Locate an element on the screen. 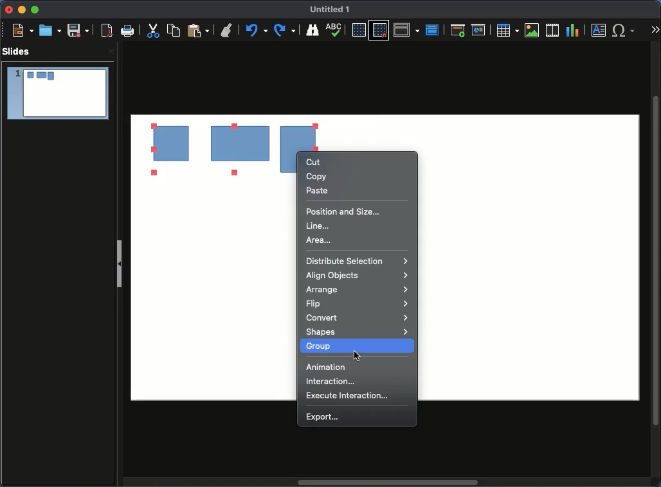 The height and width of the screenshot is (487, 661). Slide is located at coordinates (57, 94).